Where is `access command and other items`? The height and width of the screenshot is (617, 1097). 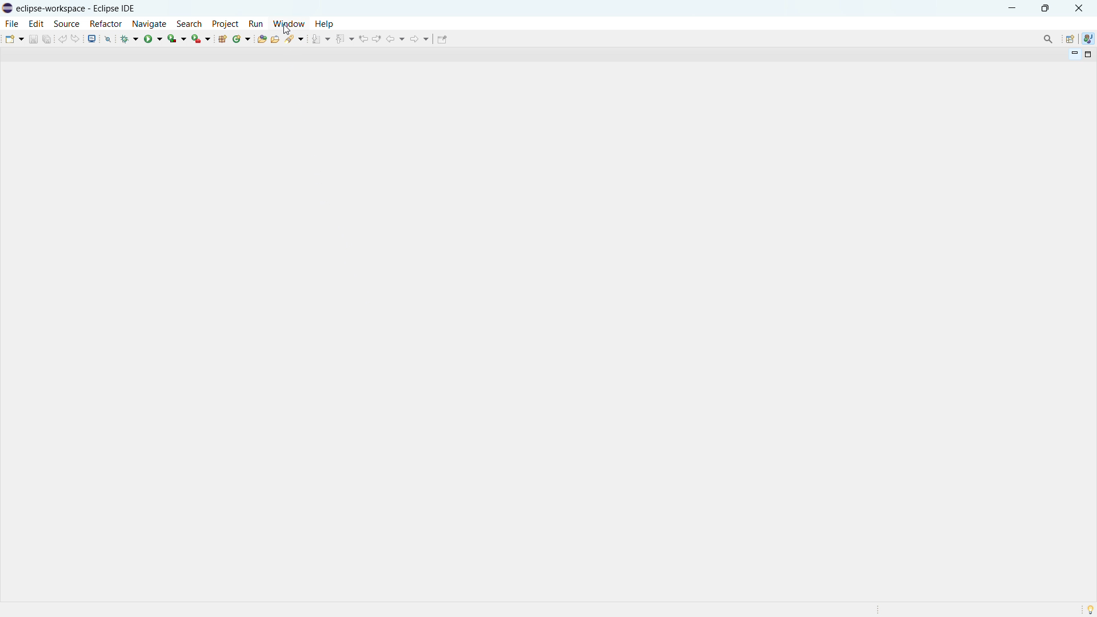 access command and other items is located at coordinates (1048, 38).